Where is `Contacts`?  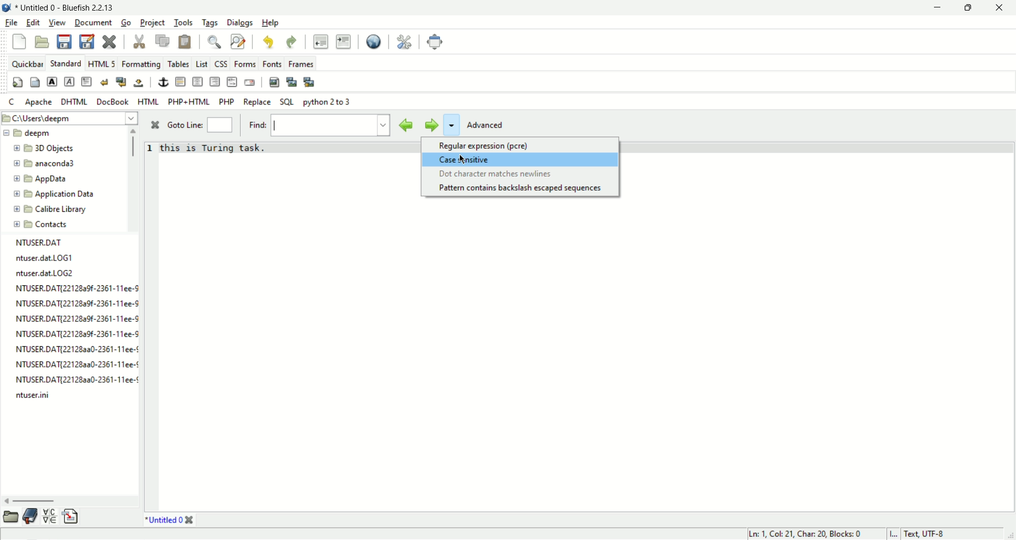 Contacts is located at coordinates (50, 223).